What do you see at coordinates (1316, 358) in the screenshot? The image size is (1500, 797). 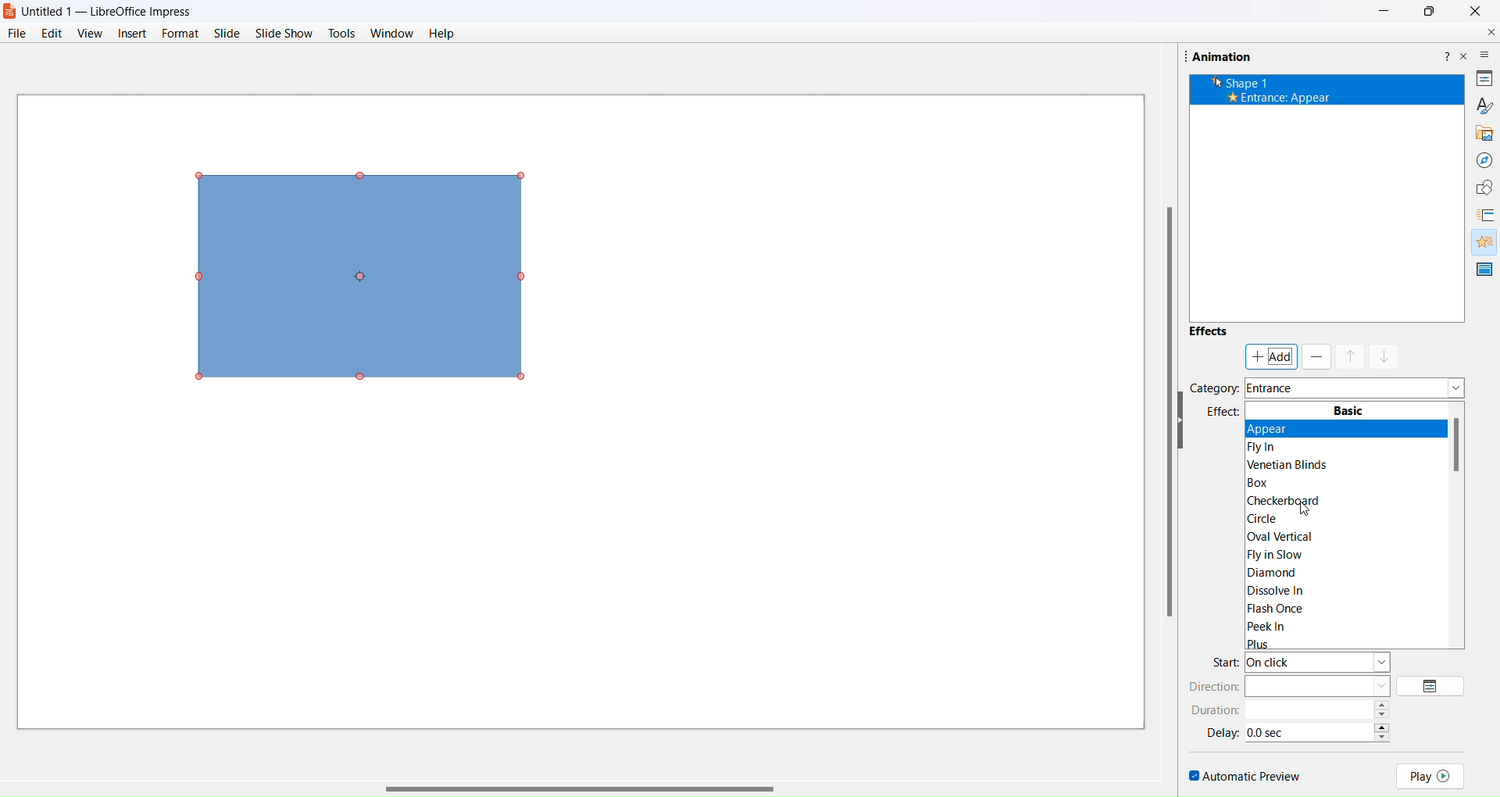 I see `remove` at bounding box center [1316, 358].